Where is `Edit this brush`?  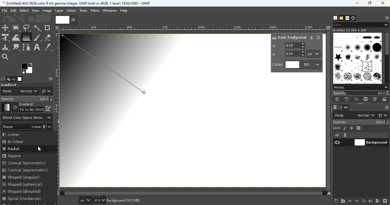 Edit this brush is located at coordinates (337, 99).